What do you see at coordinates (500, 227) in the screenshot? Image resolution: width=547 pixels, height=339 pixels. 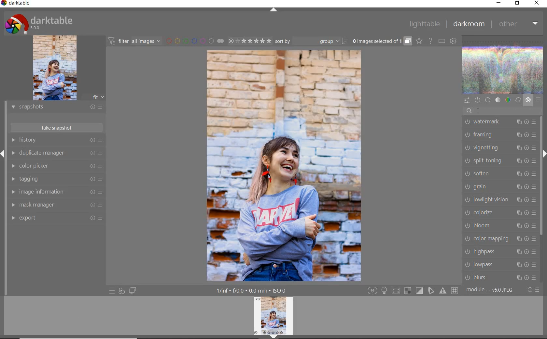 I see `bloom` at bounding box center [500, 227].